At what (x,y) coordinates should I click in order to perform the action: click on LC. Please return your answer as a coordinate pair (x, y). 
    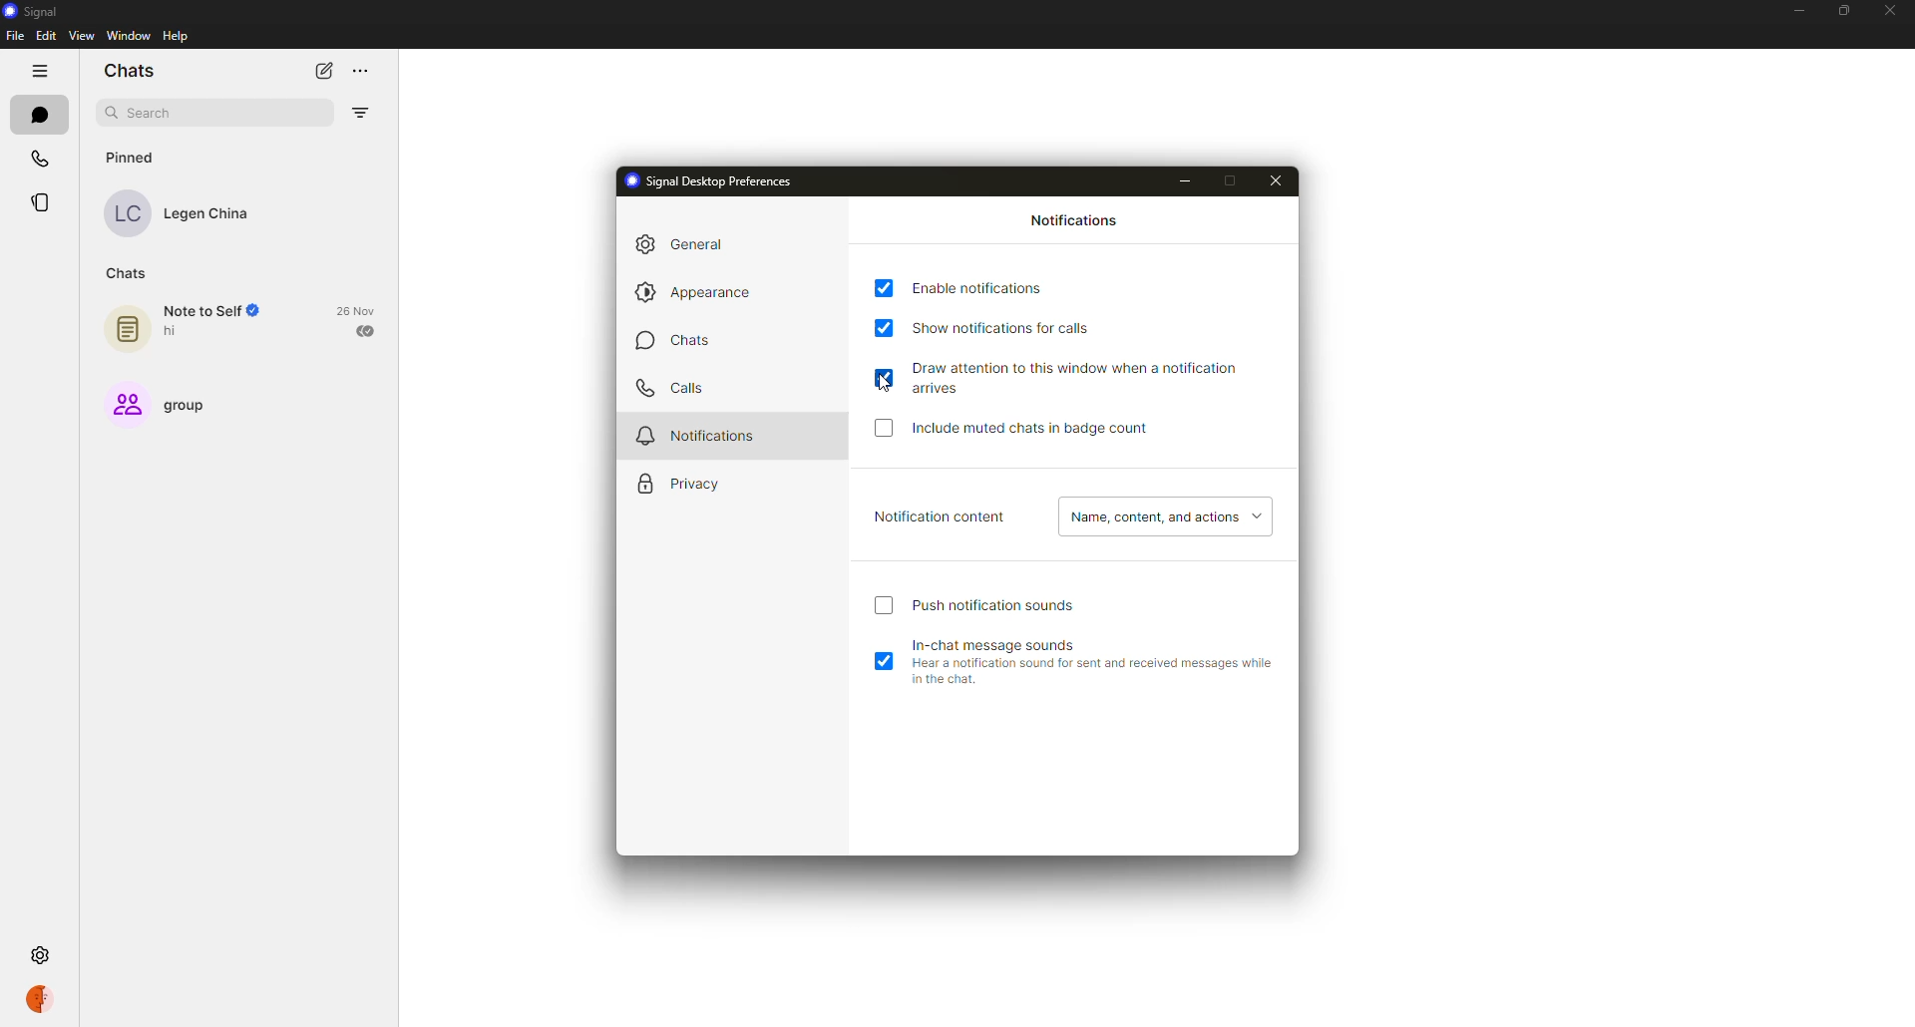
    Looking at the image, I should click on (133, 215).